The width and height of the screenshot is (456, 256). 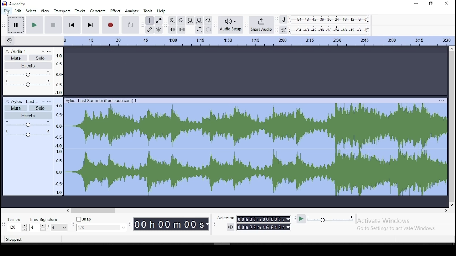 What do you see at coordinates (149, 11) in the screenshot?
I see `tools` at bounding box center [149, 11].